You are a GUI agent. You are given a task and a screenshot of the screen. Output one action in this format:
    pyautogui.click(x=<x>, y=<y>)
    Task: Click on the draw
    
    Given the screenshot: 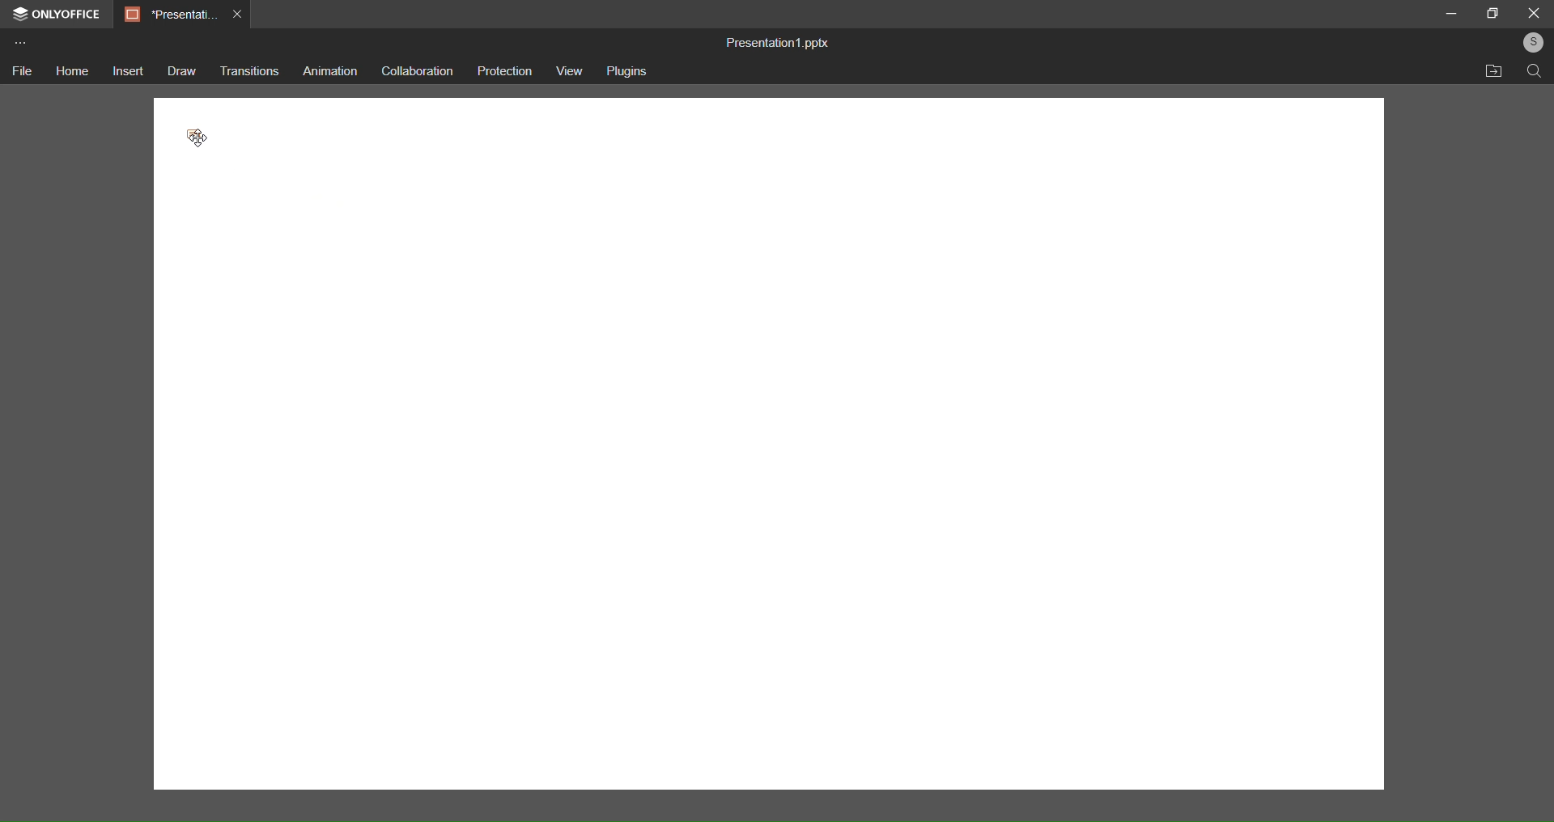 What is the action you would take?
    pyautogui.click(x=180, y=72)
    